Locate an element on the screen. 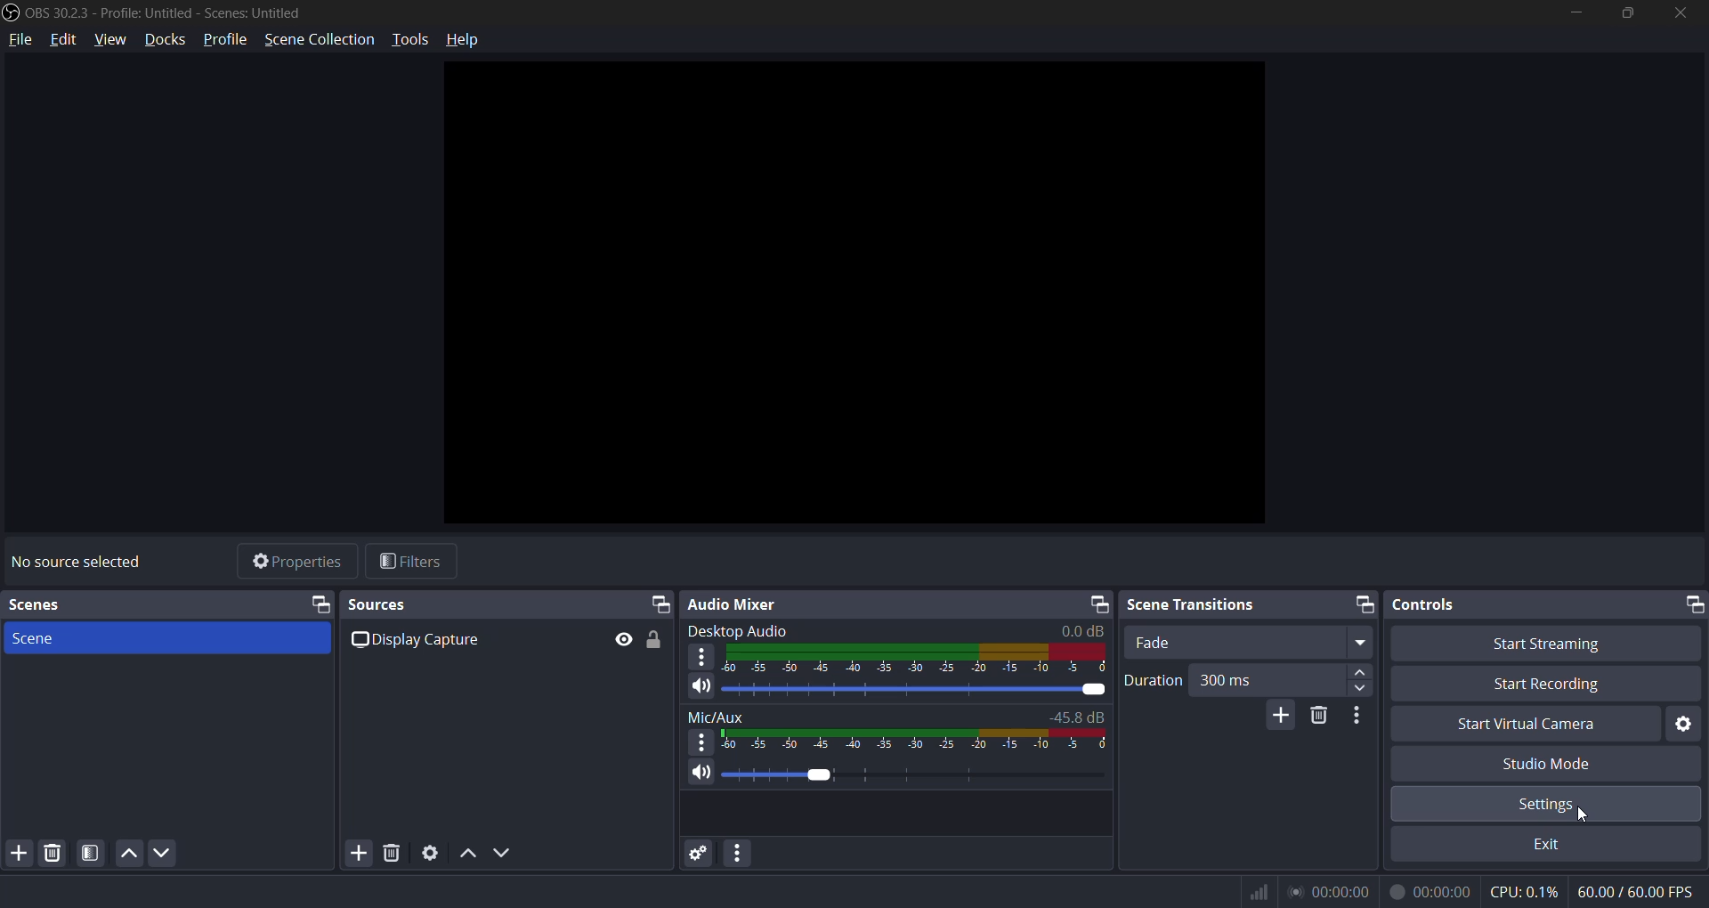 This screenshot has height=908, width=1709. add source is located at coordinates (19, 853).